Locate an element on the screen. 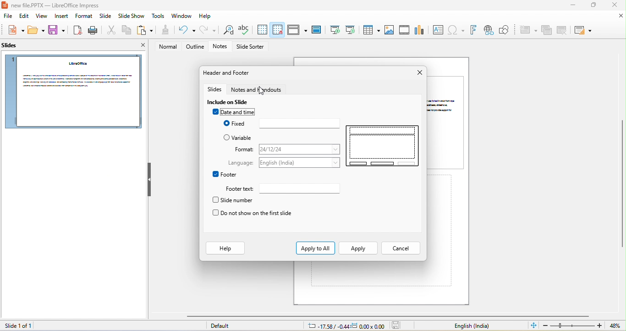 This screenshot has height=331, width=626. save is located at coordinates (57, 31).